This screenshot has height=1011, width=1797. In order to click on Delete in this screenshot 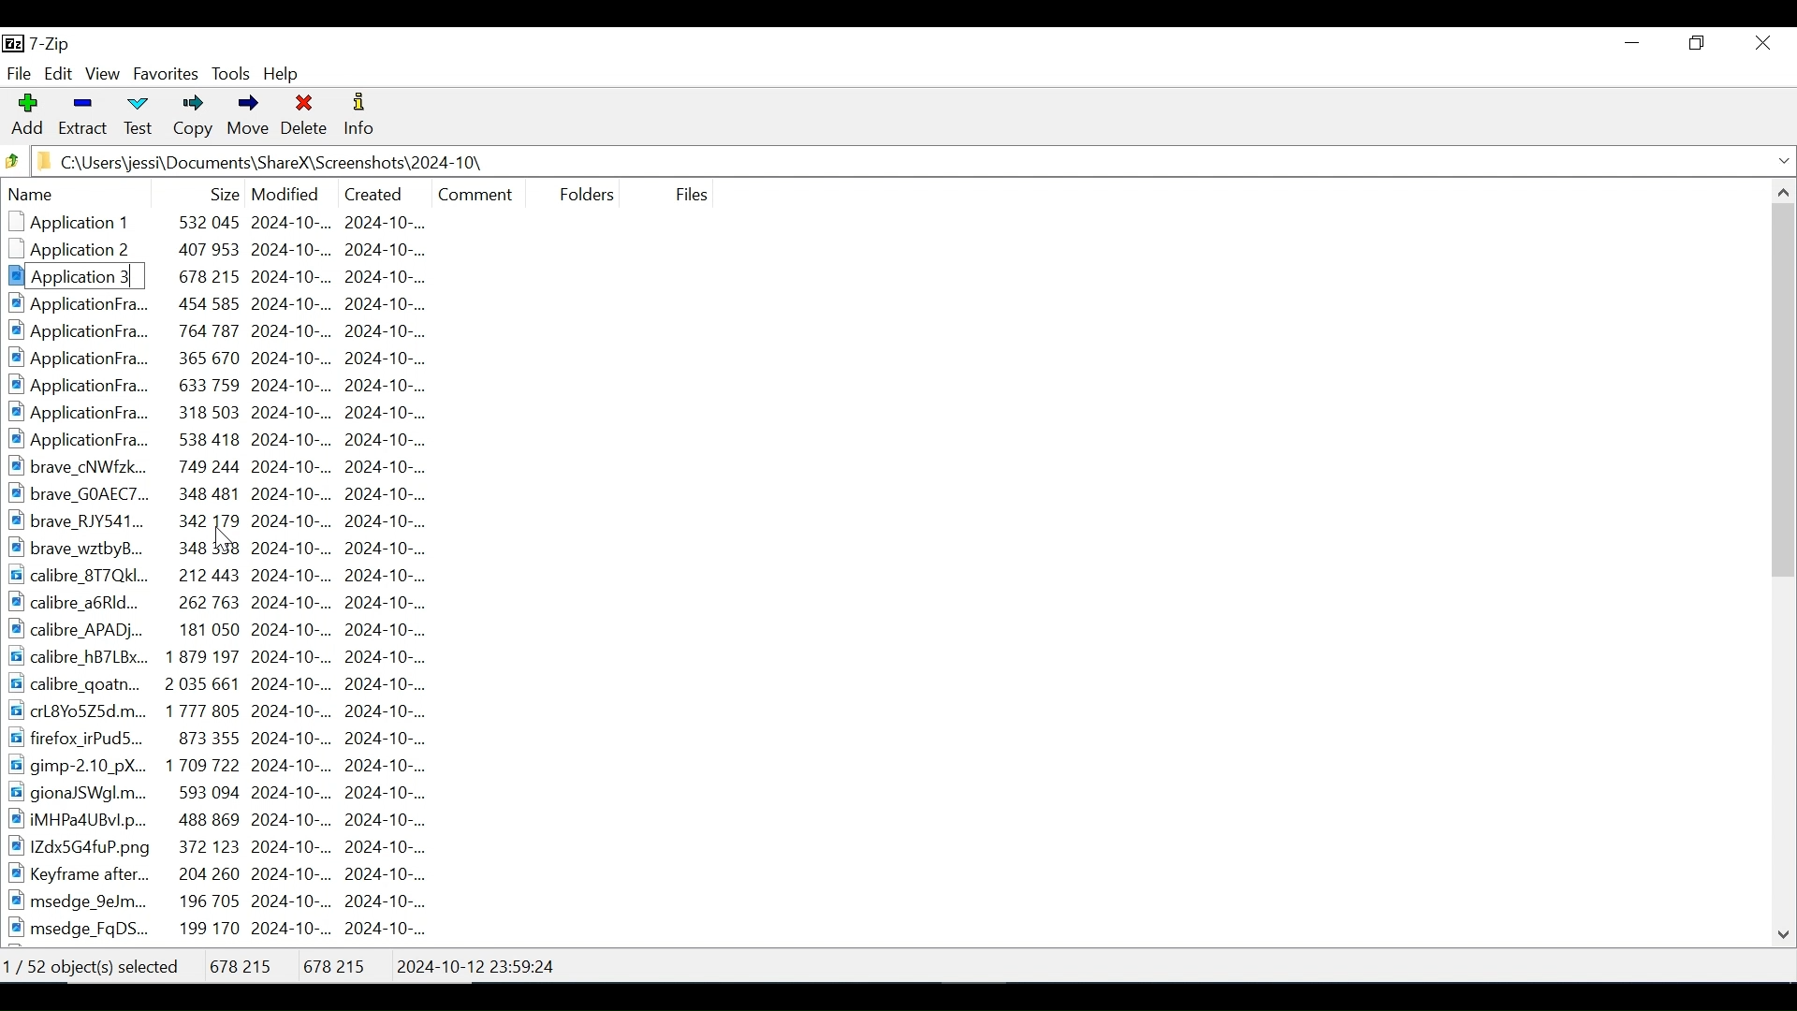, I will do `click(305, 118)`.